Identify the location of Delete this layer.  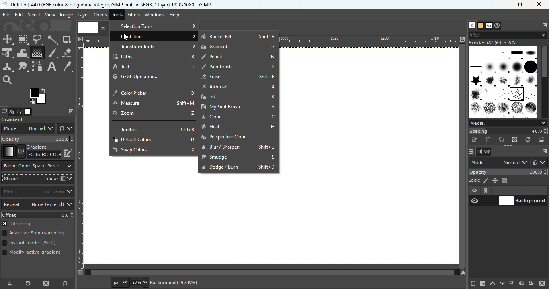
(543, 283).